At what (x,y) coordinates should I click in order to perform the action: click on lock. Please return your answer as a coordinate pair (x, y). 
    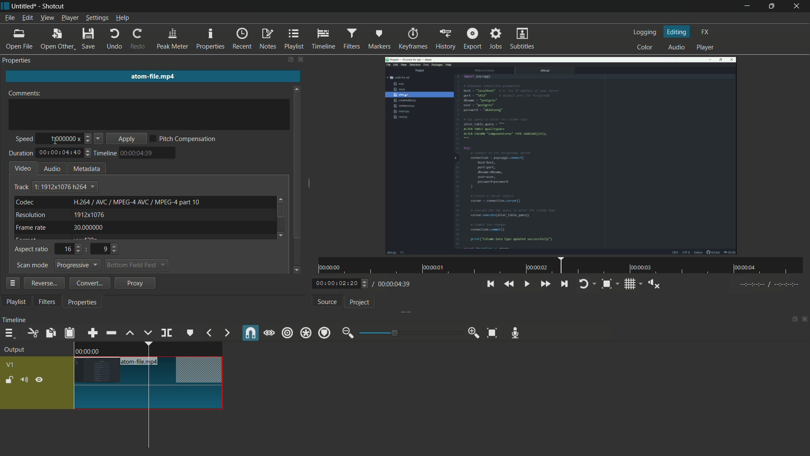
    Looking at the image, I should click on (10, 380).